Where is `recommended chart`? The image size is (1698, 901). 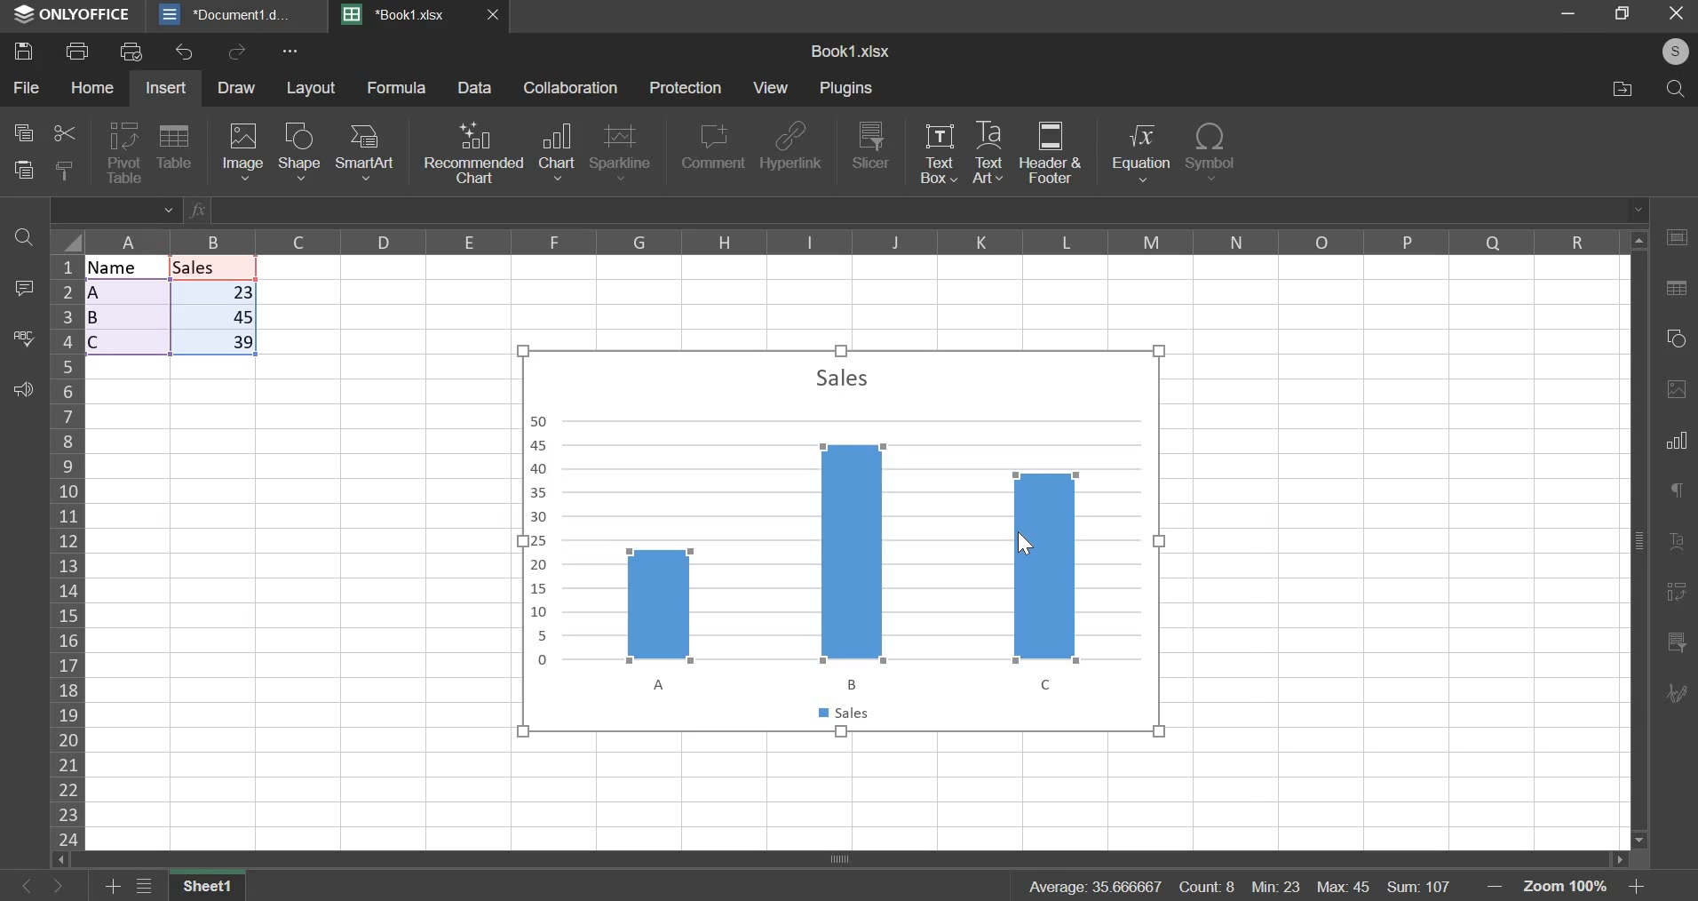 recommended chart is located at coordinates (472, 152).